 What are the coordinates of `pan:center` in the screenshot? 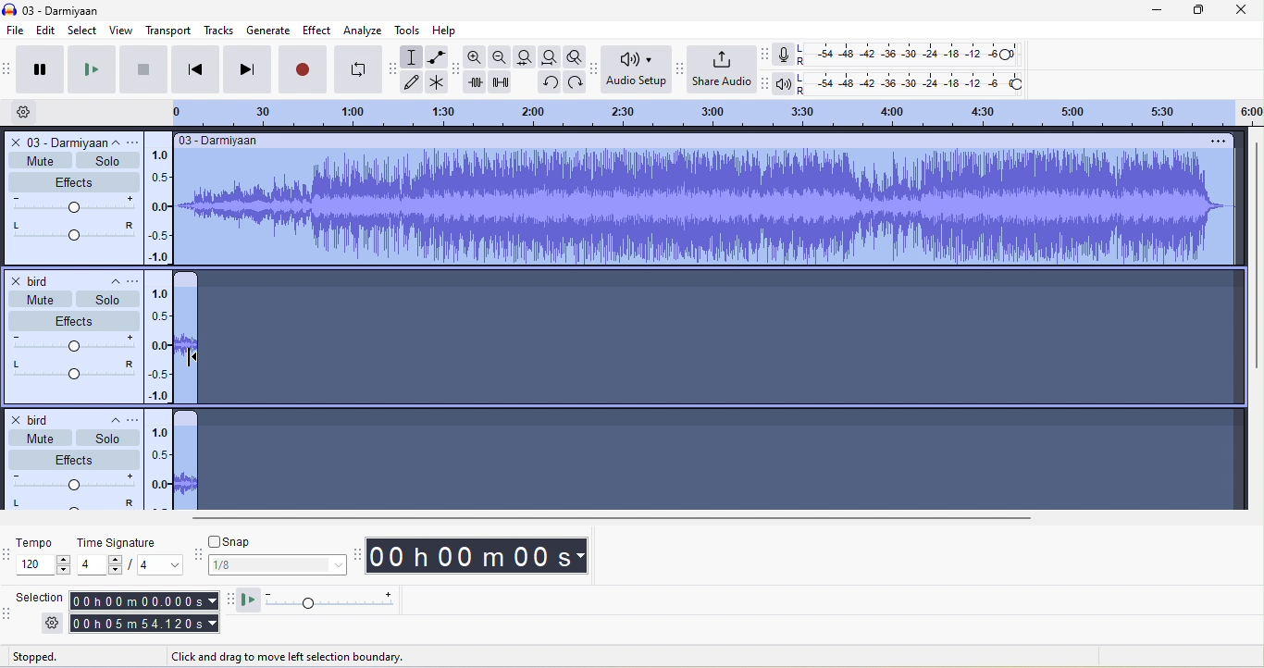 It's located at (71, 504).